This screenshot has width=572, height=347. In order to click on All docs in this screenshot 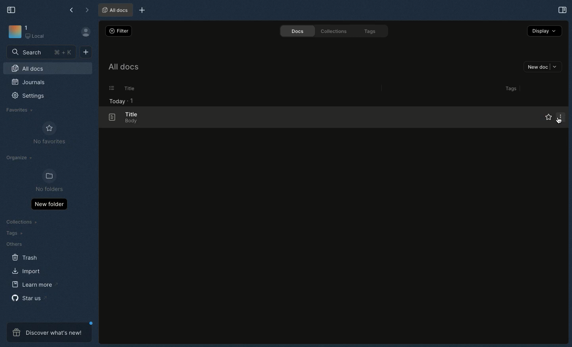, I will do `click(48, 69)`.